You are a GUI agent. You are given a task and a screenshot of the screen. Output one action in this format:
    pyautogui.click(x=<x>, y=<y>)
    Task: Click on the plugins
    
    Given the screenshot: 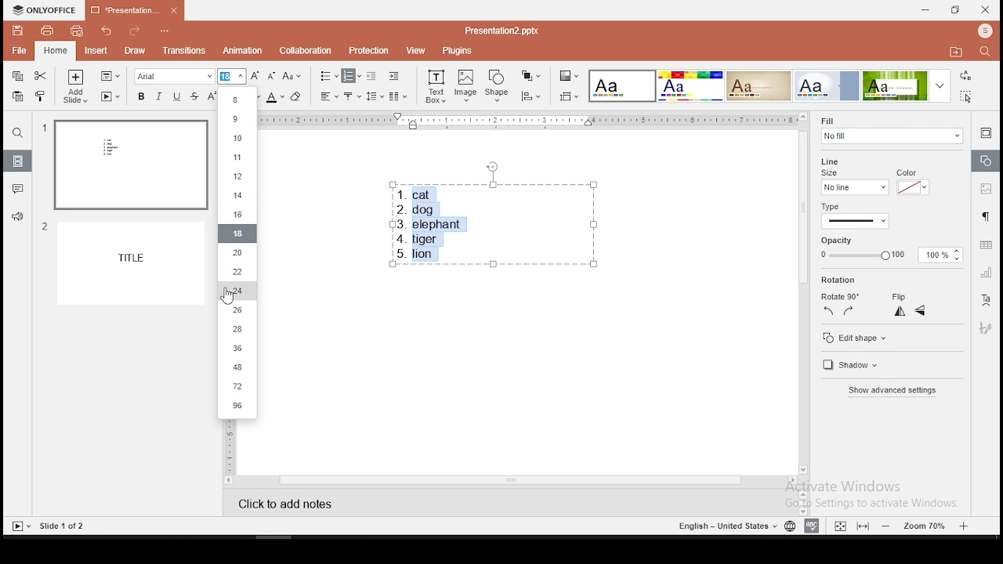 What is the action you would take?
    pyautogui.click(x=458, y=51)
    